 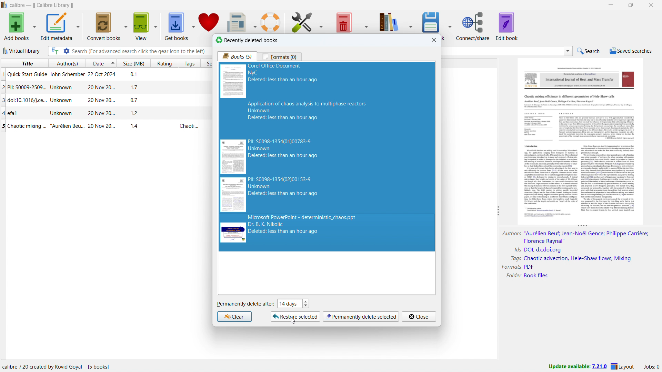 What do you see at coordinates (574, 255) in the screenshot?
I see `book details` at bounding box center [574, 255].